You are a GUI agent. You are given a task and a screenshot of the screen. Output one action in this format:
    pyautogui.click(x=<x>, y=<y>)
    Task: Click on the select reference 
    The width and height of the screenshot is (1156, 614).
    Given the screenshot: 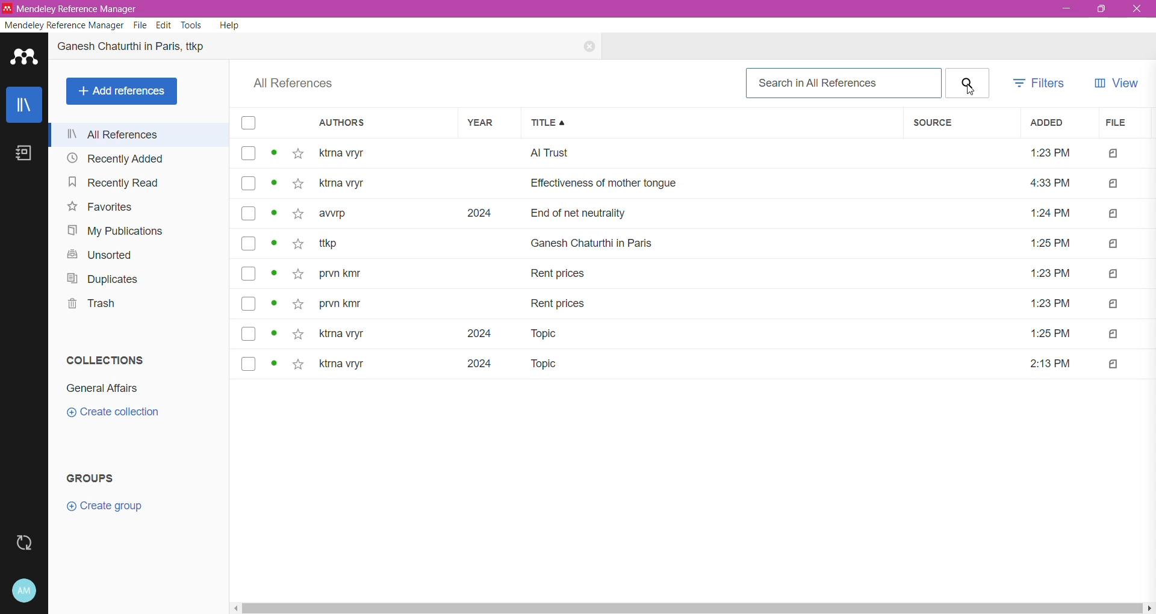 What is the action you would take?
    pyautogui.click(x=249, y=303)
    